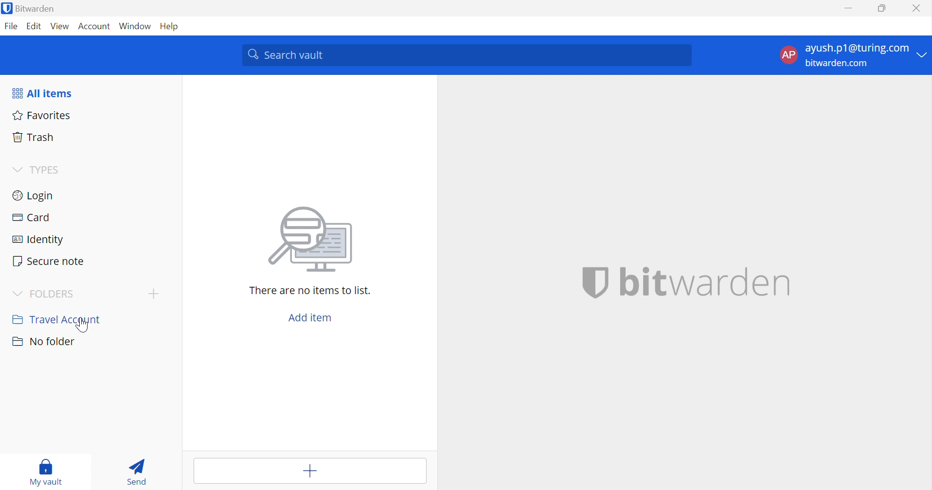 The height and width of the screenshot is (490, 932). Describe the element at coordinates (138, 472) in the screenshot. I see `Send` at that location.